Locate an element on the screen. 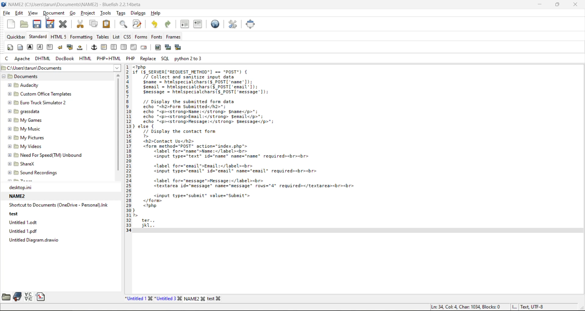 The height and width of the screenshot is (311, 585). minimize is located at coordinates (539, 5).